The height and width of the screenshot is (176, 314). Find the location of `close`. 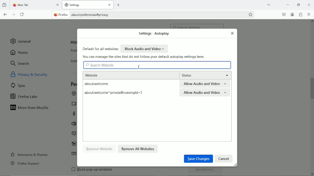

close is located at coordinates (232, 33).